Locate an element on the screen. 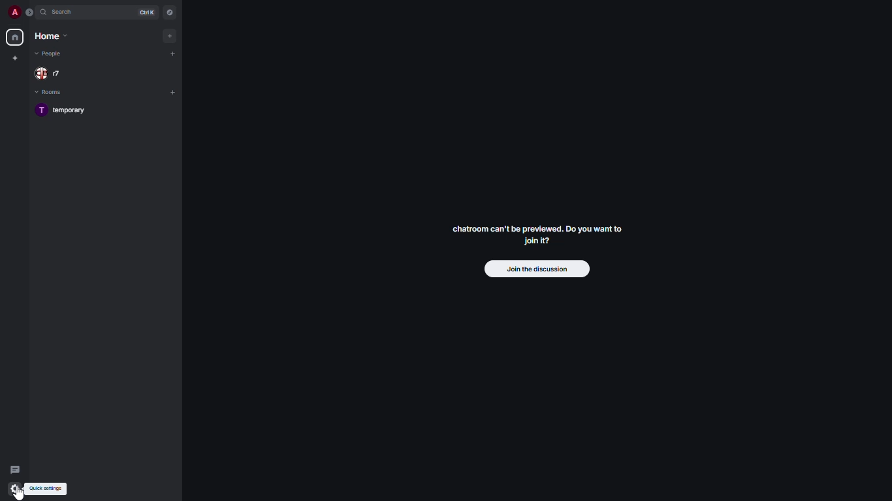 Image resolution: width=892 pixels, height=501 pixels. create new space is located at coordinates (13, 58).